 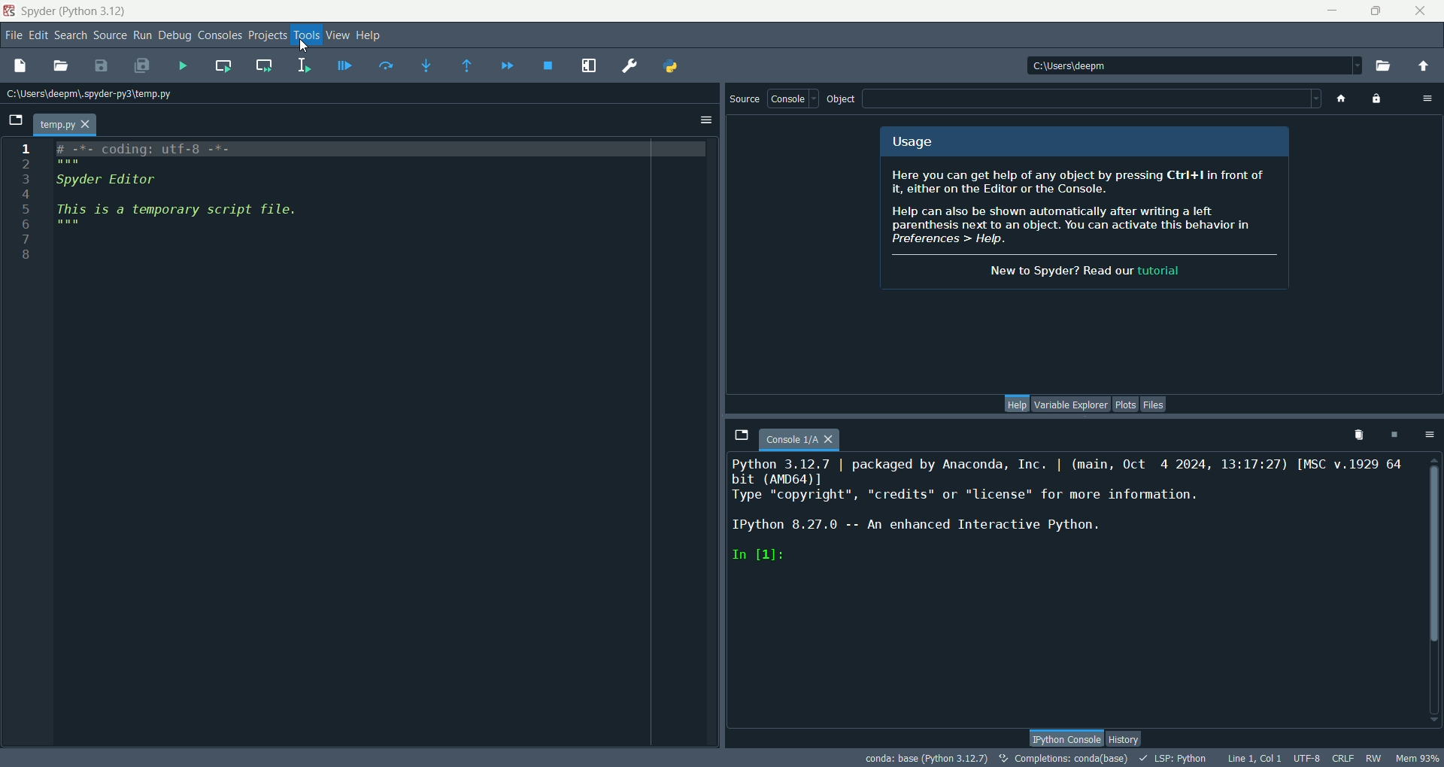 I want to click on file, so click(x=12, y=35).